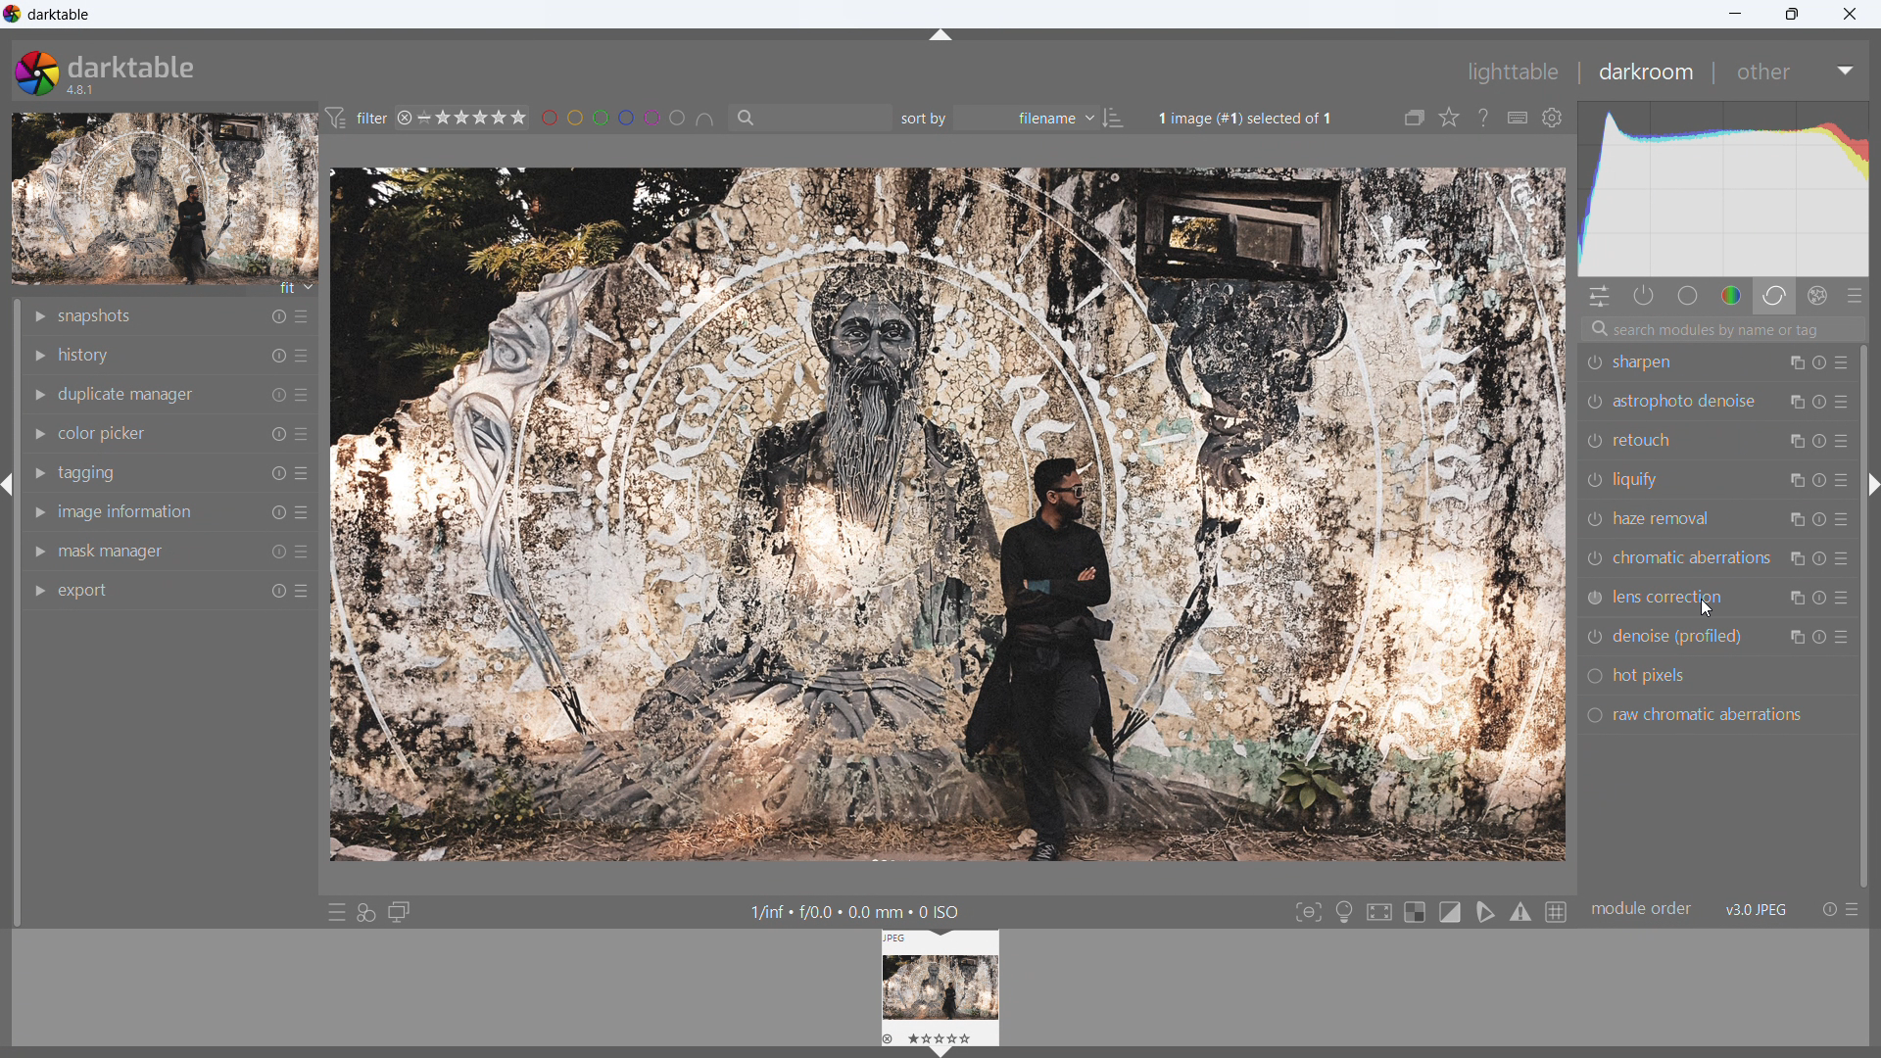 The image size is (1881, 1058). I want to click on show module, so click(38, 353).